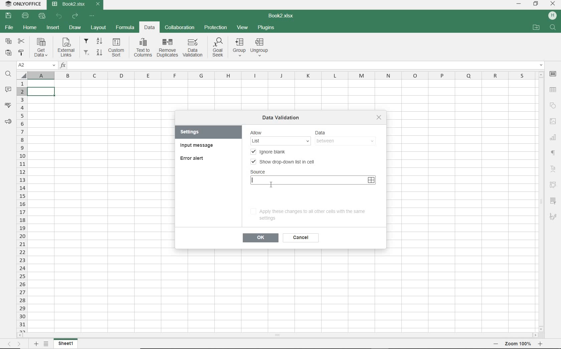 This screenshot has height=349, width=561. Describe the element at coordinates (117, 47) in the screenshot. I see `custom sort` at that location.